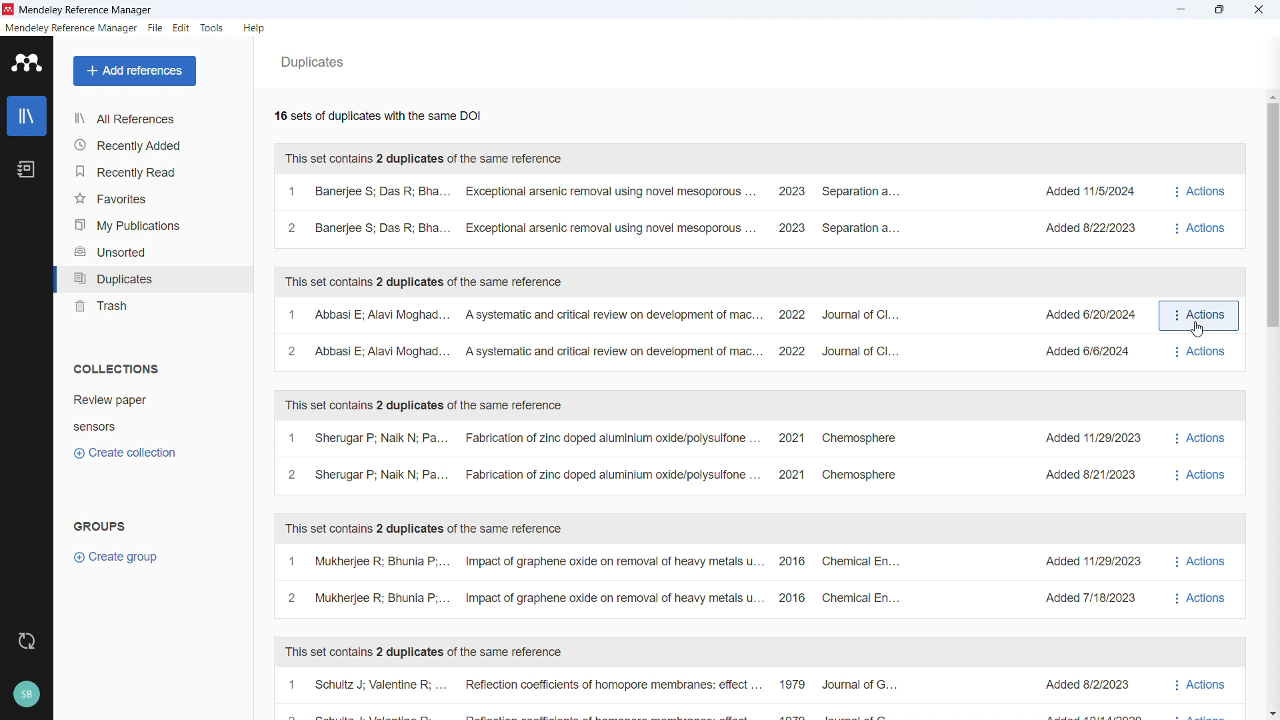  What do you see at coordinates (1219, 10) in the screenshot?
I see `Maximise ` at bounding box center [1219, 10].